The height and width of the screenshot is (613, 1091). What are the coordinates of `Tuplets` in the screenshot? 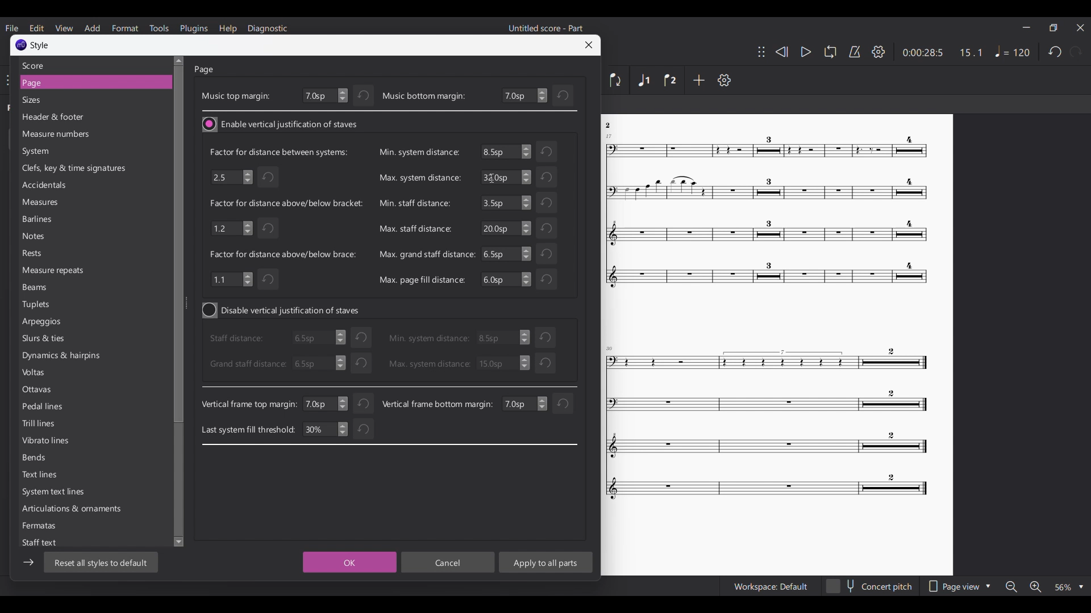 It's located at (53, 304).